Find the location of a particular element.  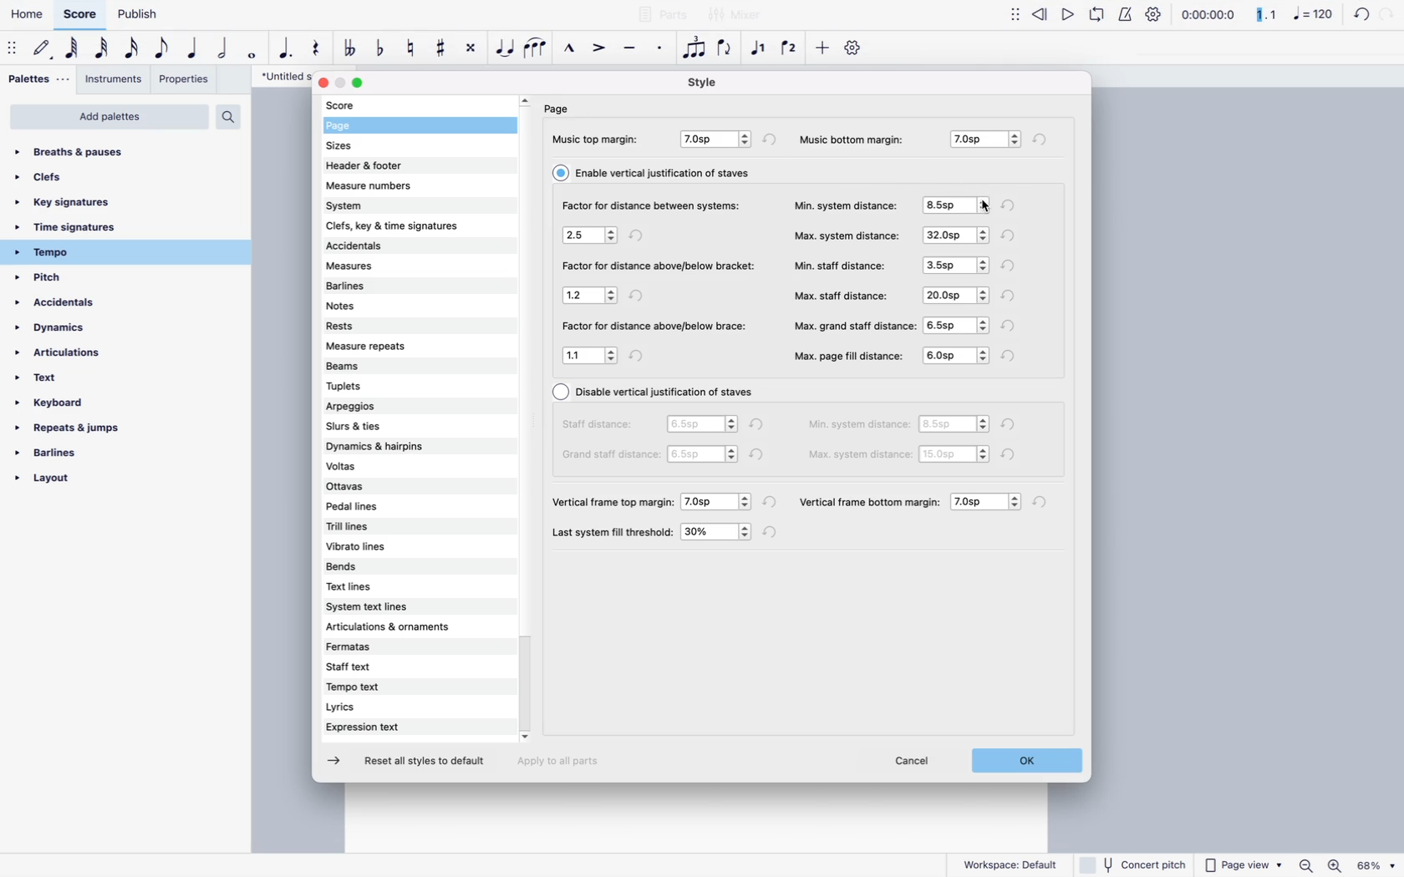

factor for distance is located at coordinates (659, 267).